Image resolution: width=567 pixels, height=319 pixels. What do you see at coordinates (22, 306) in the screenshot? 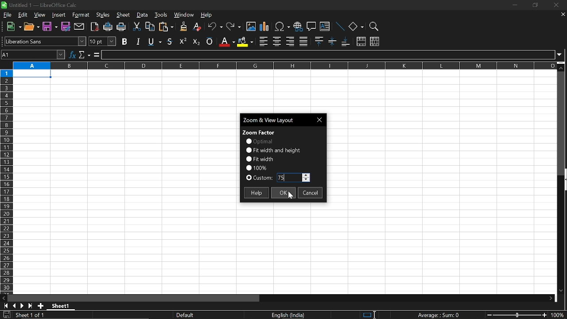
I see `next page` at bounding box center [22, 306].